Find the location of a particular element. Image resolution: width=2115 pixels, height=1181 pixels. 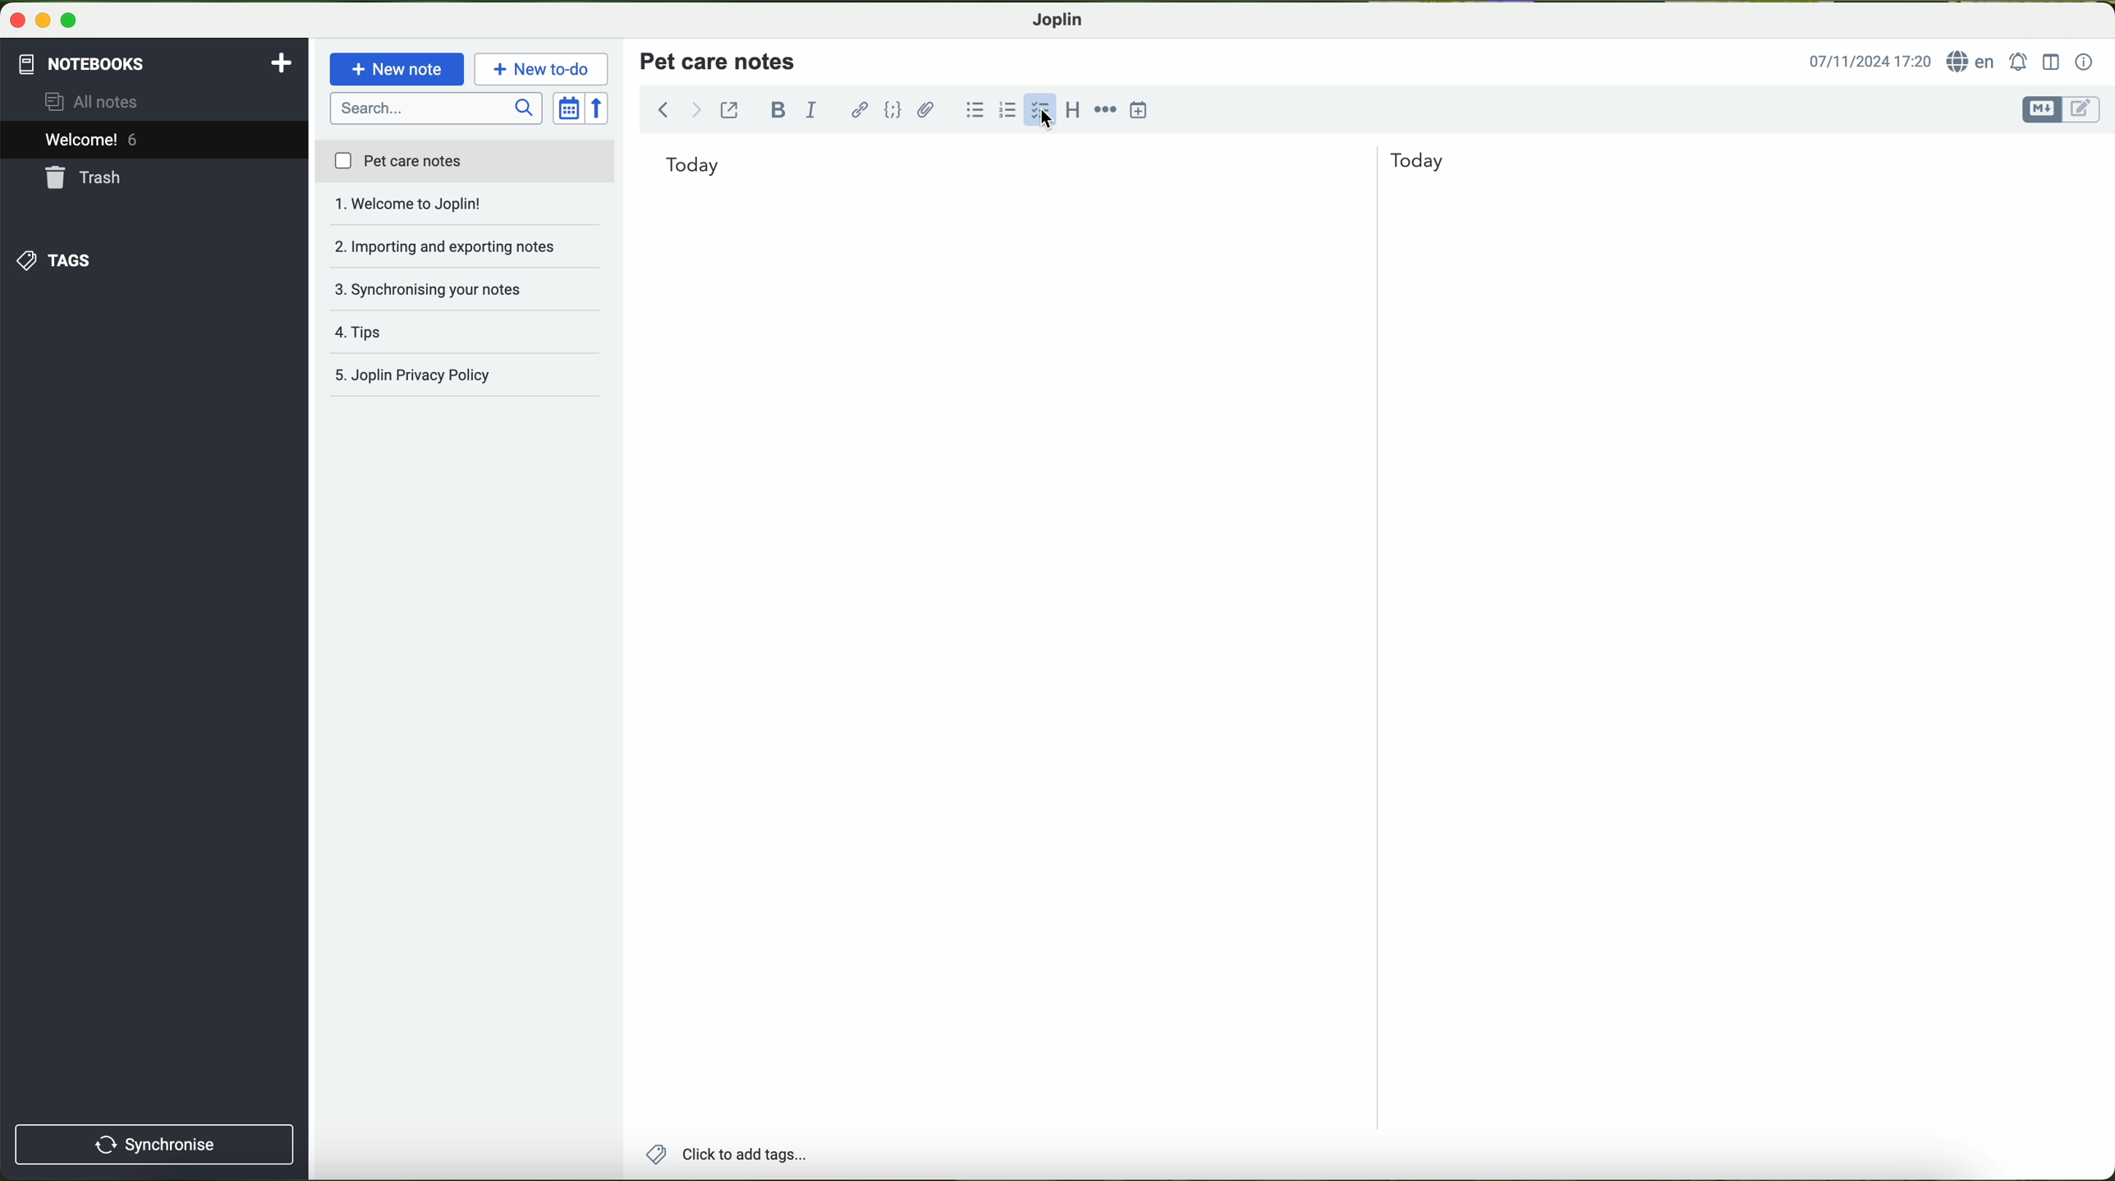

add is located at coordinates (282, 61).